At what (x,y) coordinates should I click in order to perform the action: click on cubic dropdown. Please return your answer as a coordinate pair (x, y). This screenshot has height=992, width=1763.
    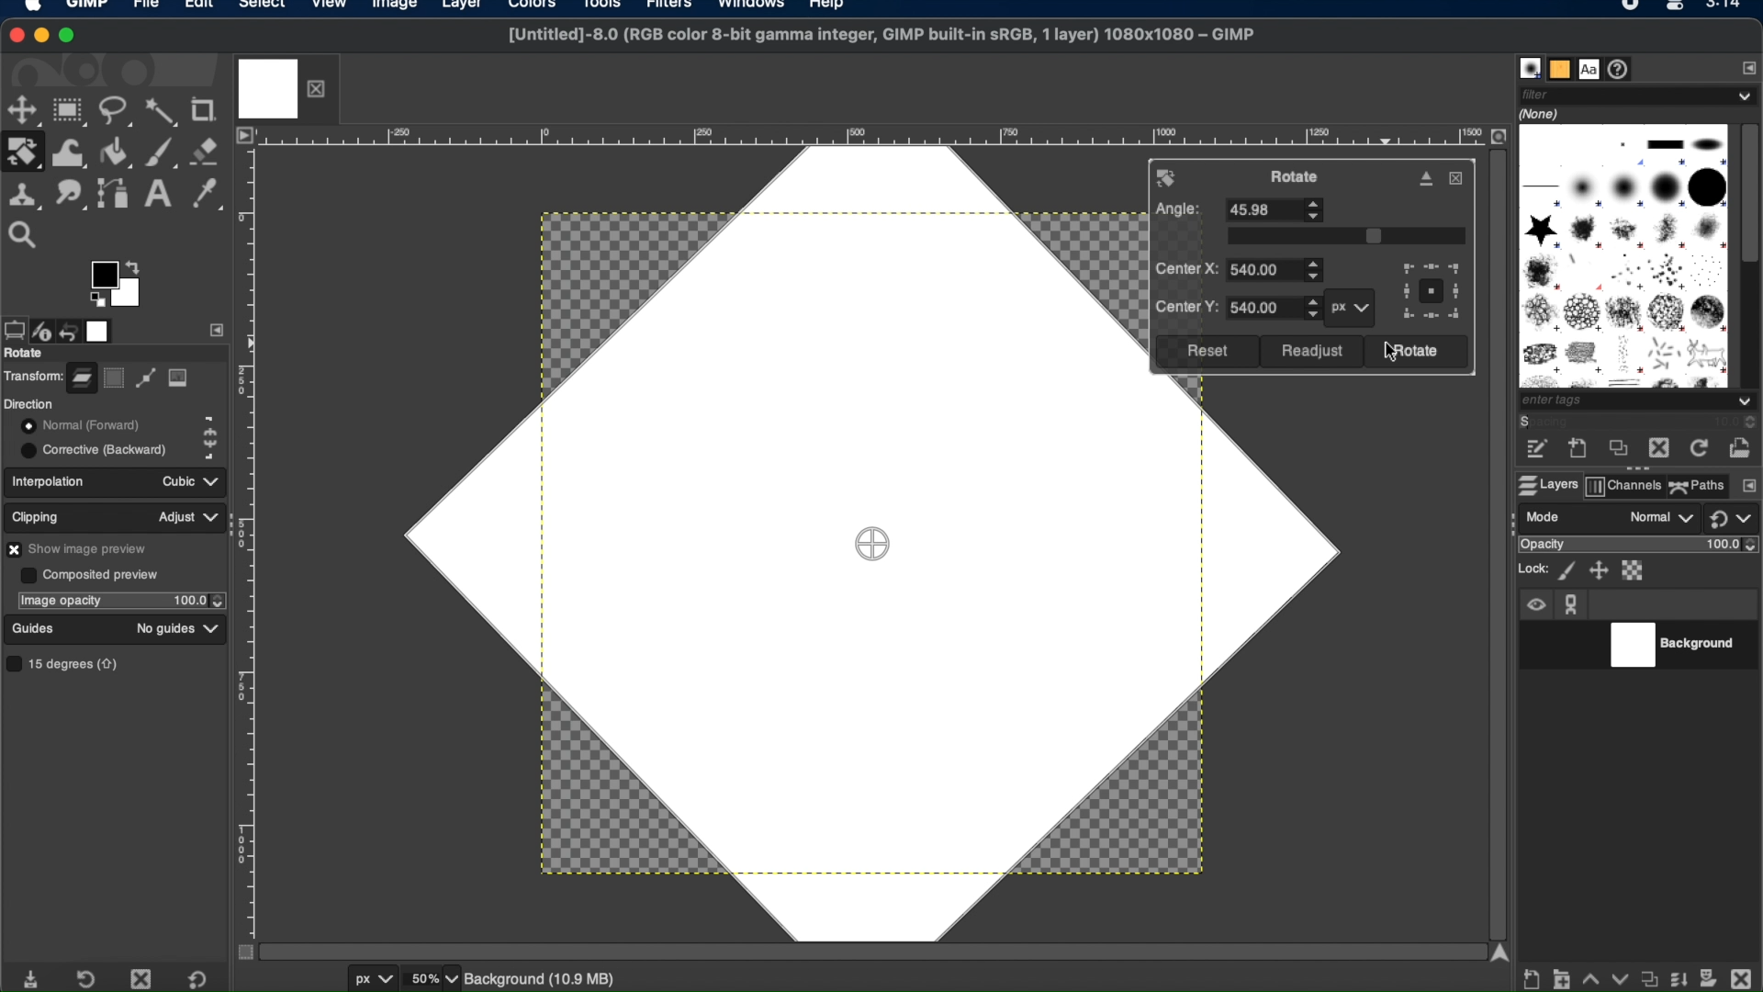
    Looking at the image, I should click on (185, 480).